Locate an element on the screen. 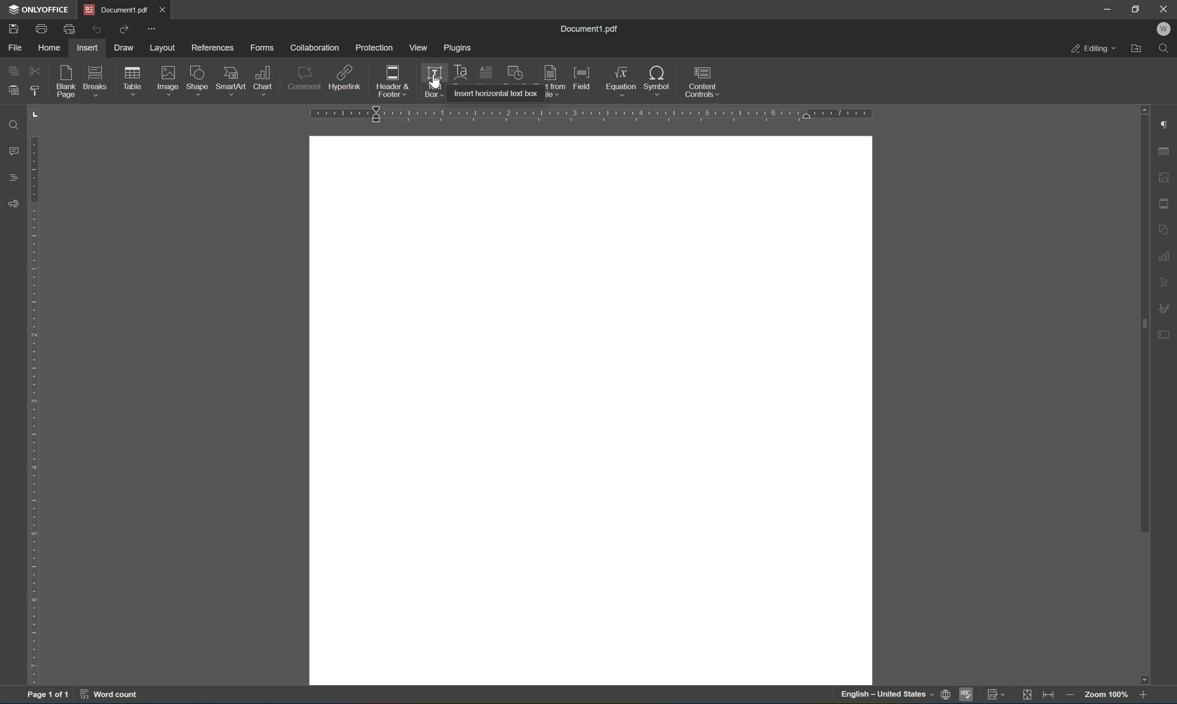 The width and height of the screenshot is (1177, 704). equation is located at coordinates (621, 81).